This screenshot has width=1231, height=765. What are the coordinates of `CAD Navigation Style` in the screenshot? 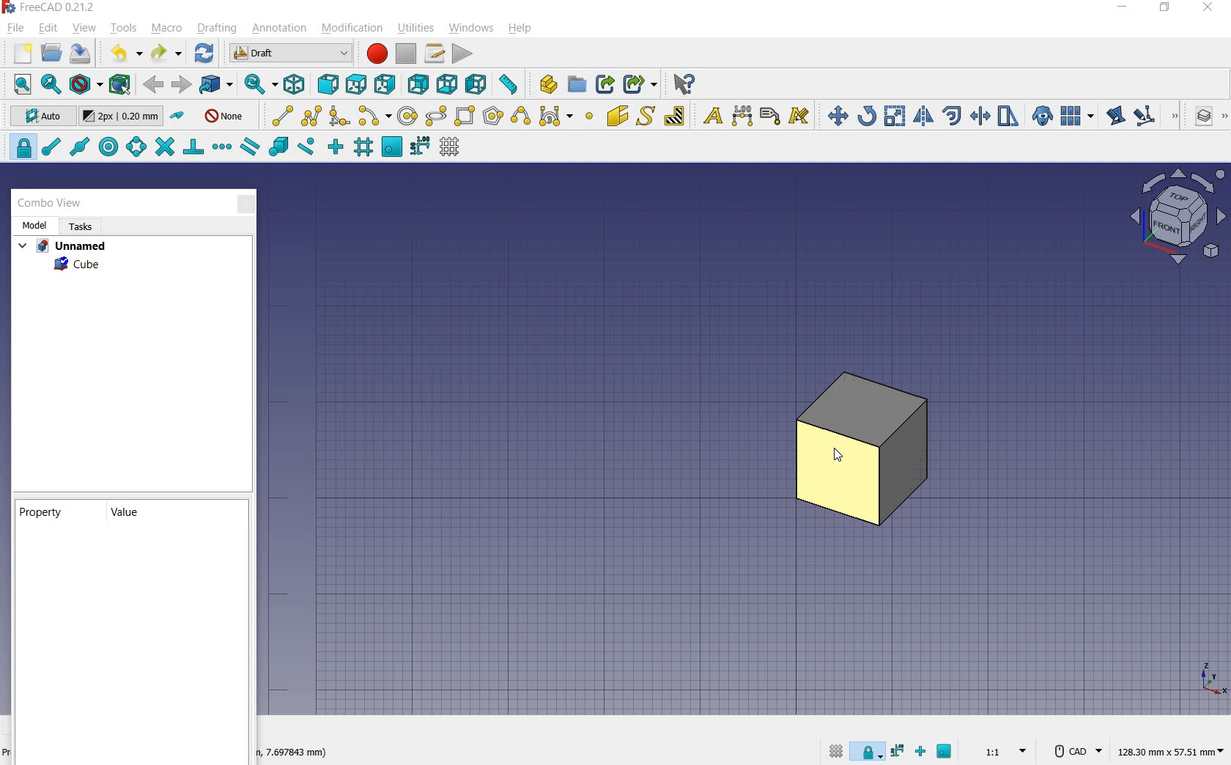 It's located at (1075, 750).